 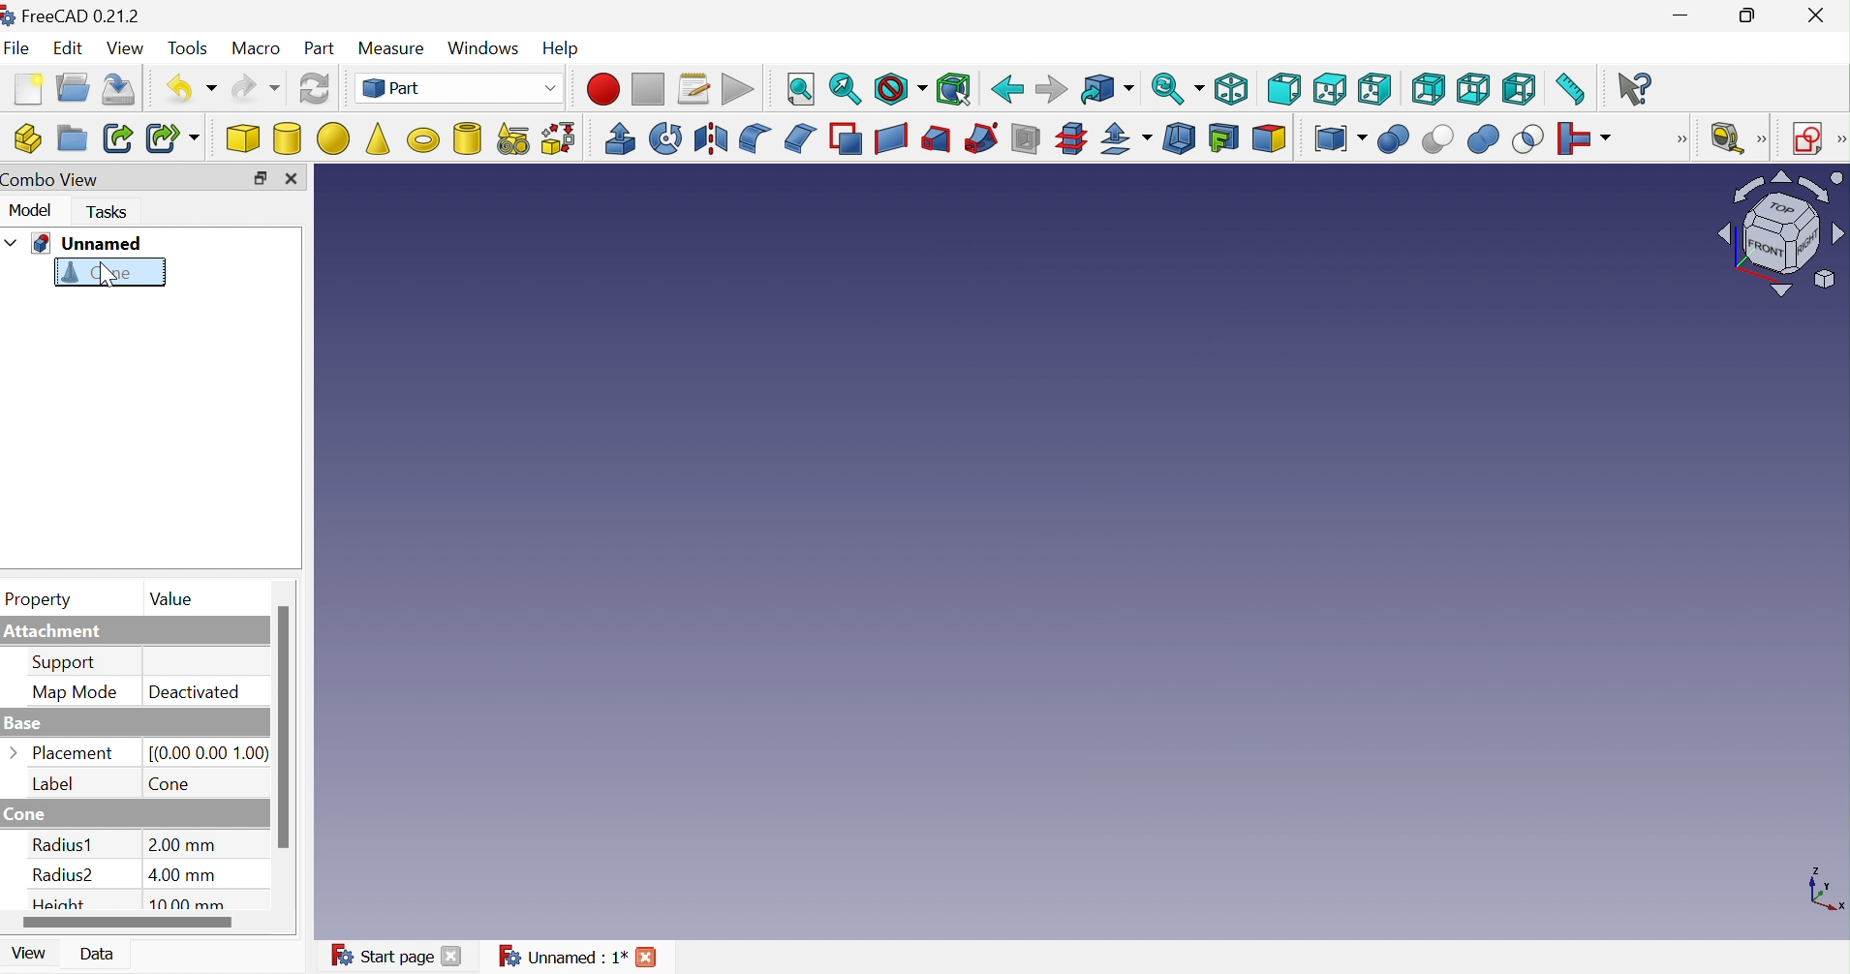 I want to click on Cone, so click(x=98, y=275).